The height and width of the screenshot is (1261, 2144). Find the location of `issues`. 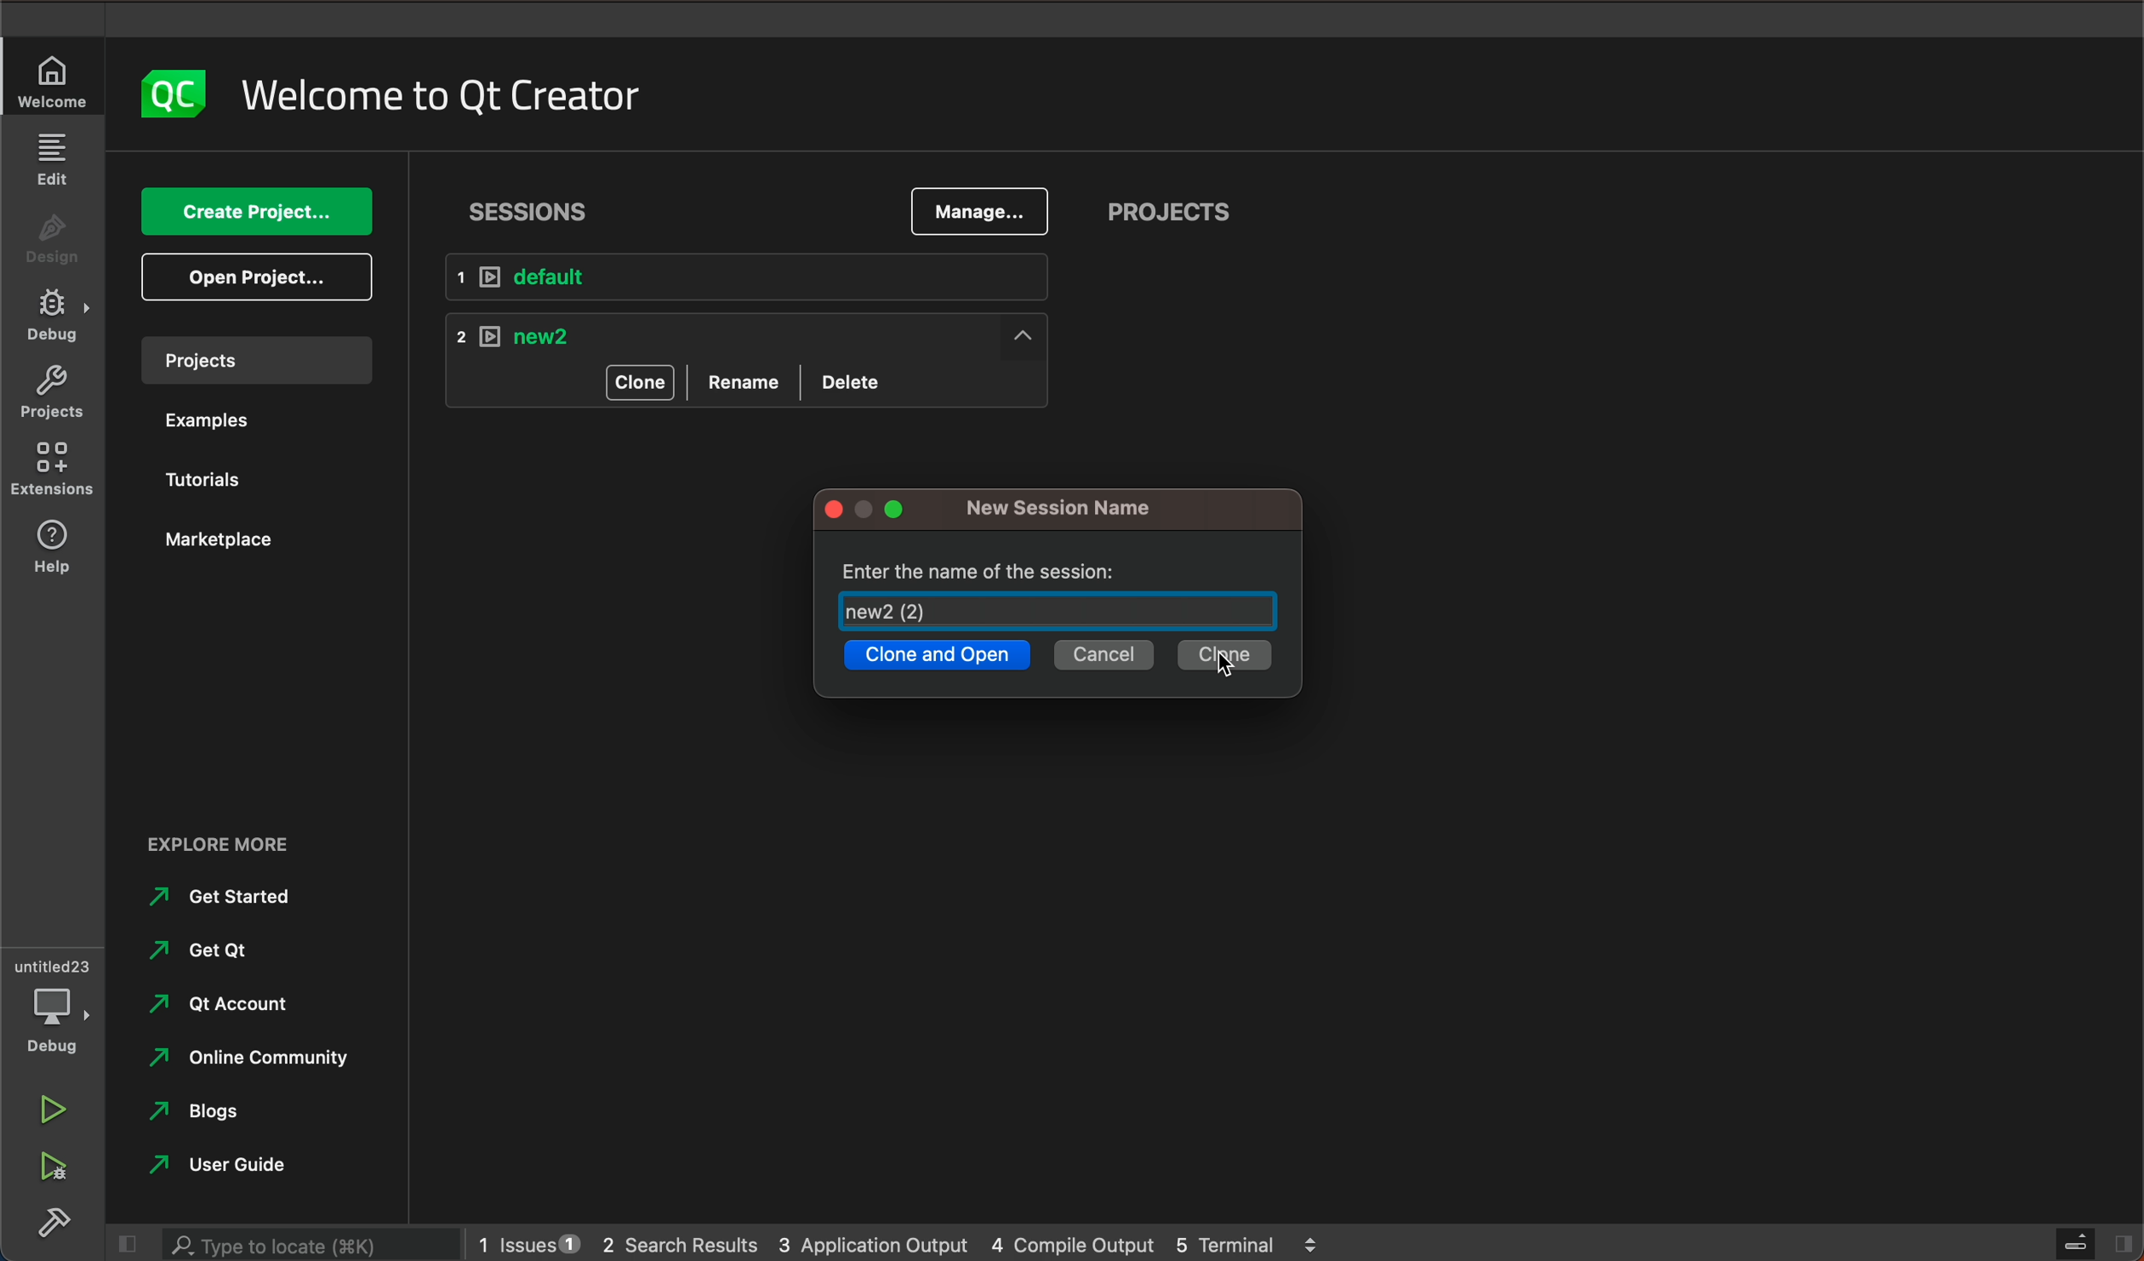

issues is located at coordinates (527, 1241).